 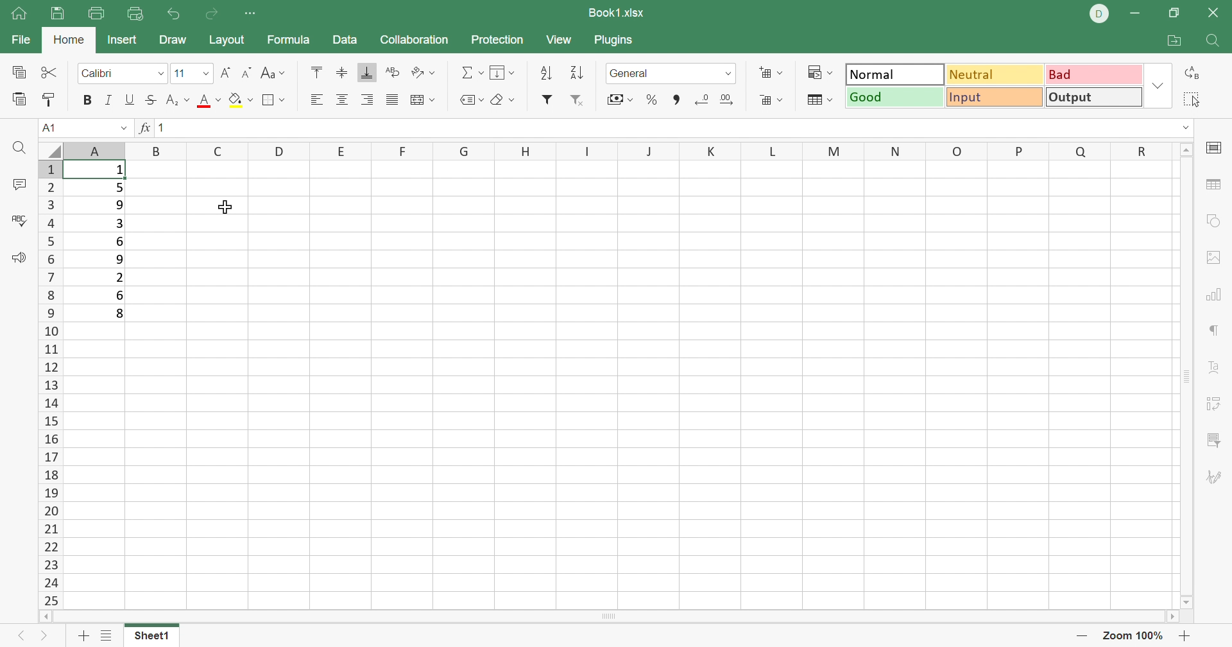 What do you see at coordinates (1181, 600) in the screenshot?
I see `Scroll Down` at bounding box center [1181, 600].